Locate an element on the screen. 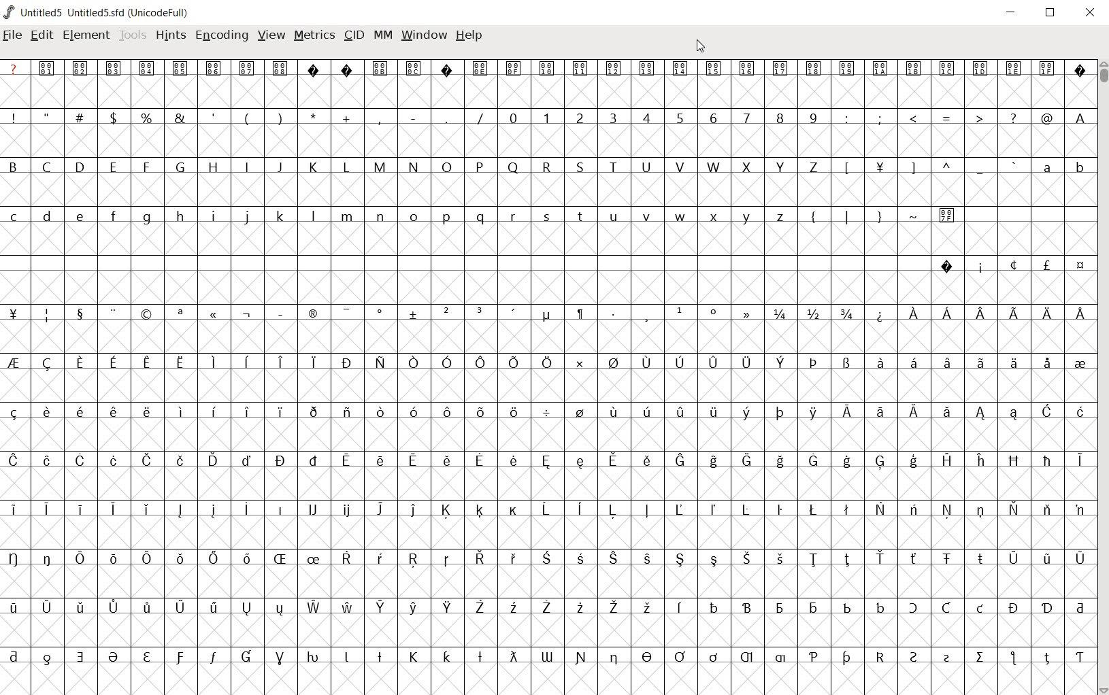  Symbol is located at coordinates (478, 313).